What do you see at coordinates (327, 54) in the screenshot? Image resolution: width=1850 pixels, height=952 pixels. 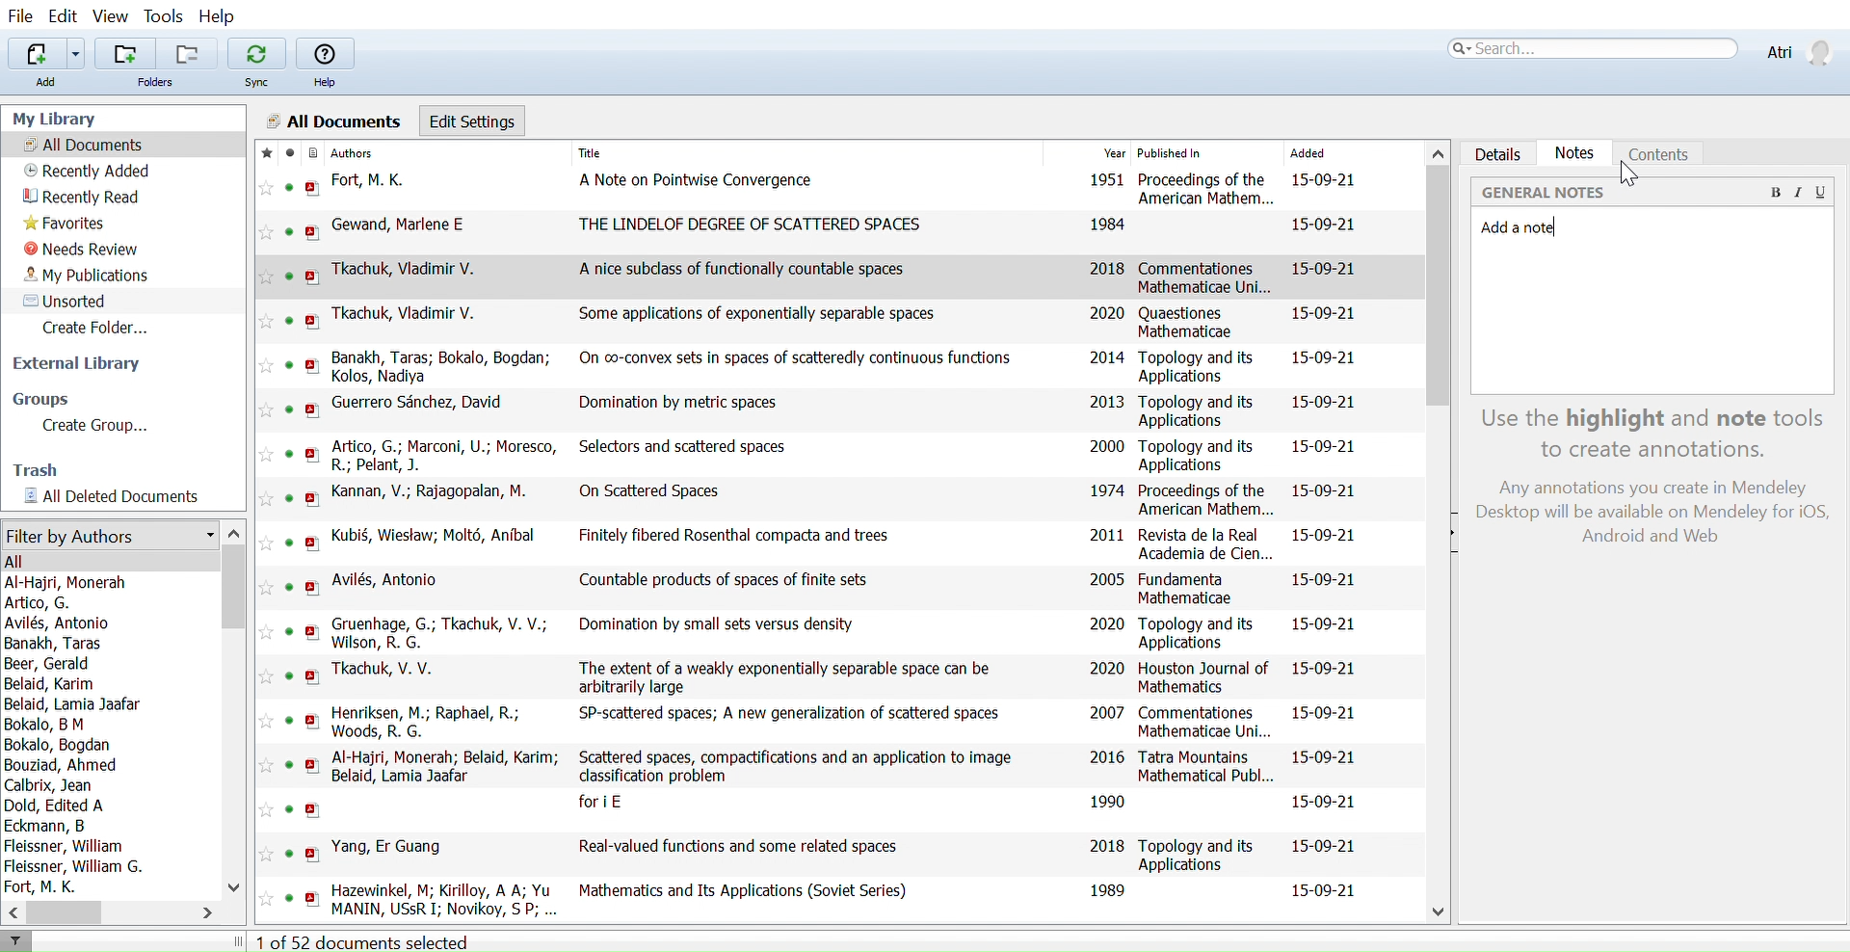 I see `Help` at bounding box center [327, 54].